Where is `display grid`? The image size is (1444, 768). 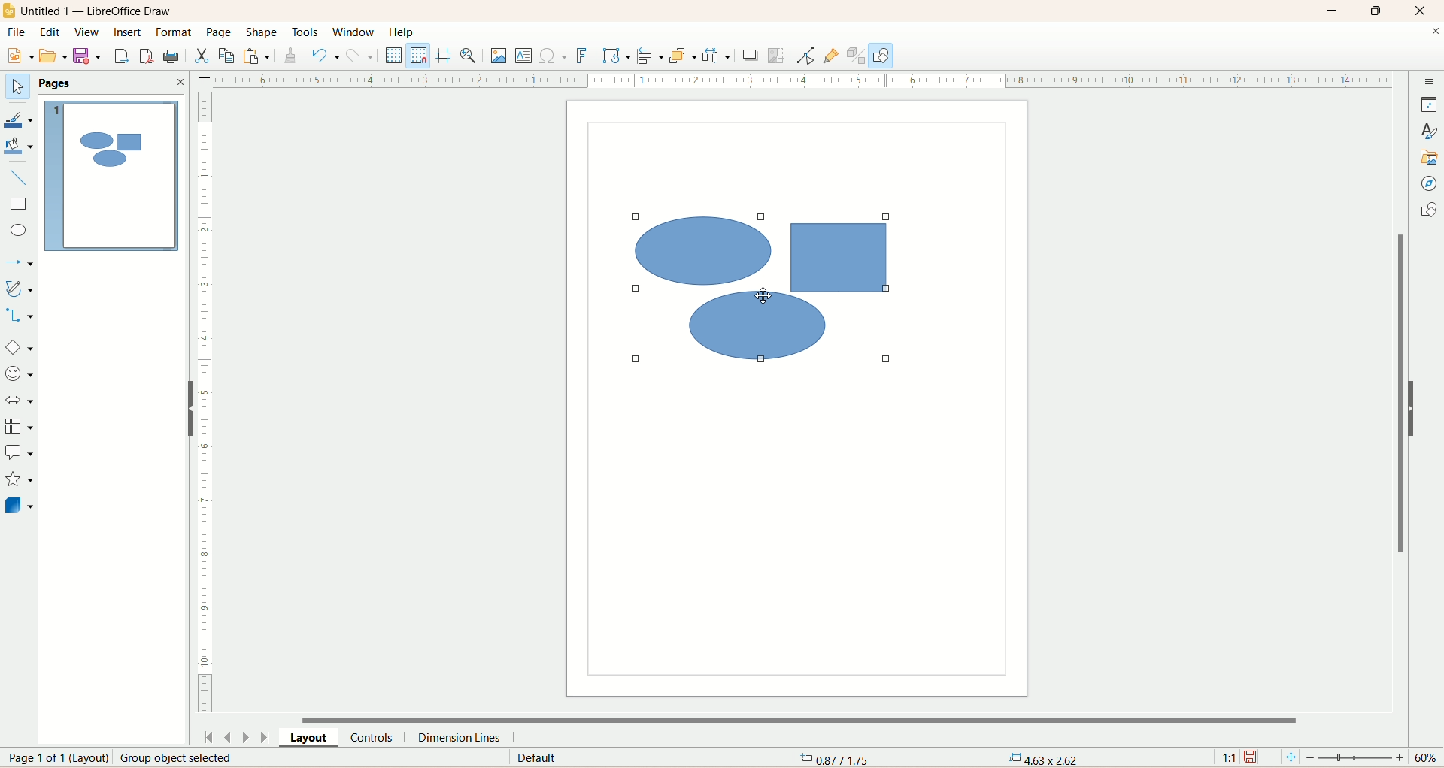
display grid is located at coordinates (394, 56).